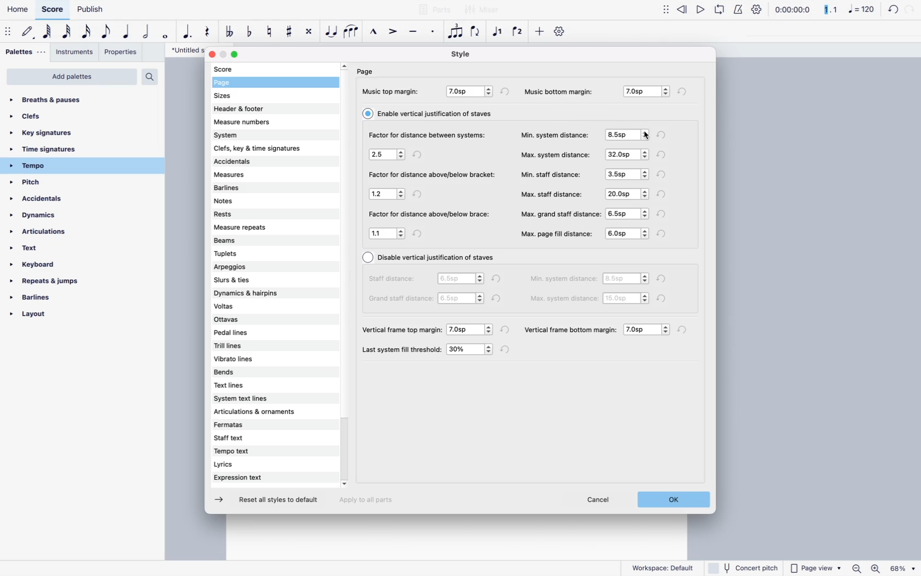 Image resolution: width=921 pixels, height=576 pixels. I want to click on concert pitch, so click(744, 567).